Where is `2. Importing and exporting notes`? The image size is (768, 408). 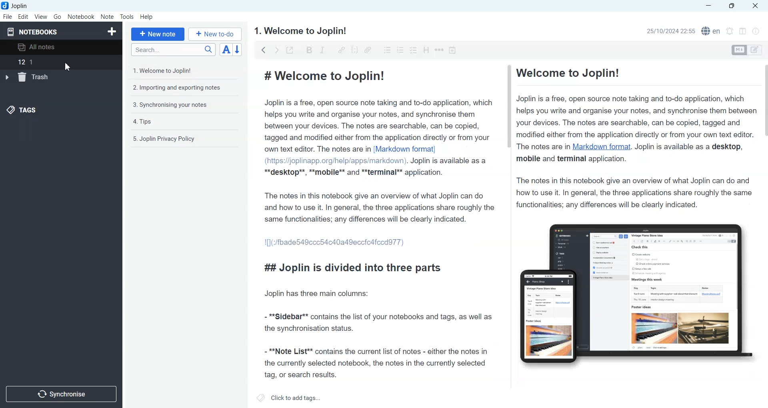 2. Importing and exporting notes is located at coordinates (178, 89).